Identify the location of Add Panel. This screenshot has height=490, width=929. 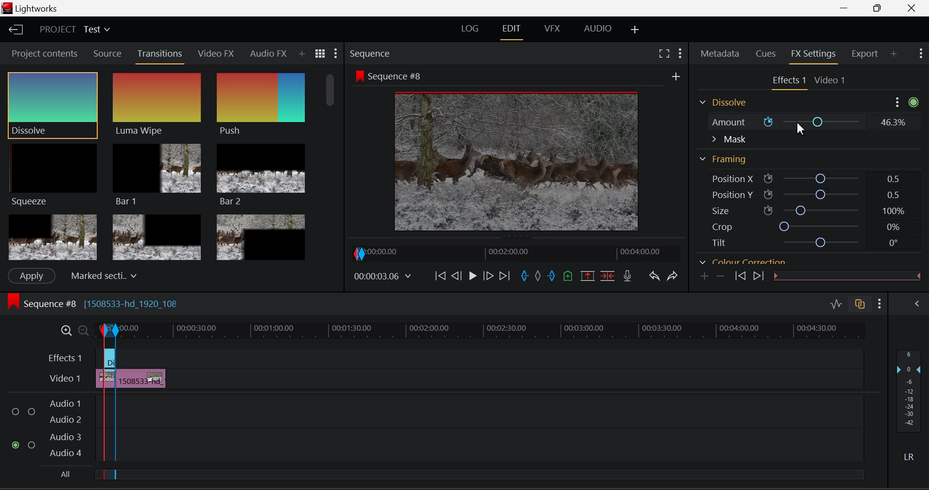
(894, 54).